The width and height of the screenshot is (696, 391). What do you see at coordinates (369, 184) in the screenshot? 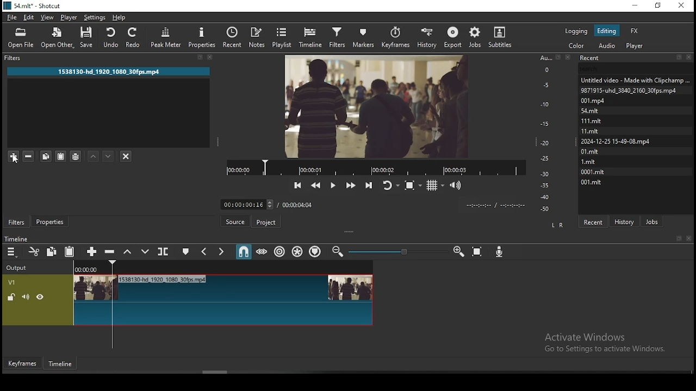
I see `skip to the next point` at bounding box center [369, 184].